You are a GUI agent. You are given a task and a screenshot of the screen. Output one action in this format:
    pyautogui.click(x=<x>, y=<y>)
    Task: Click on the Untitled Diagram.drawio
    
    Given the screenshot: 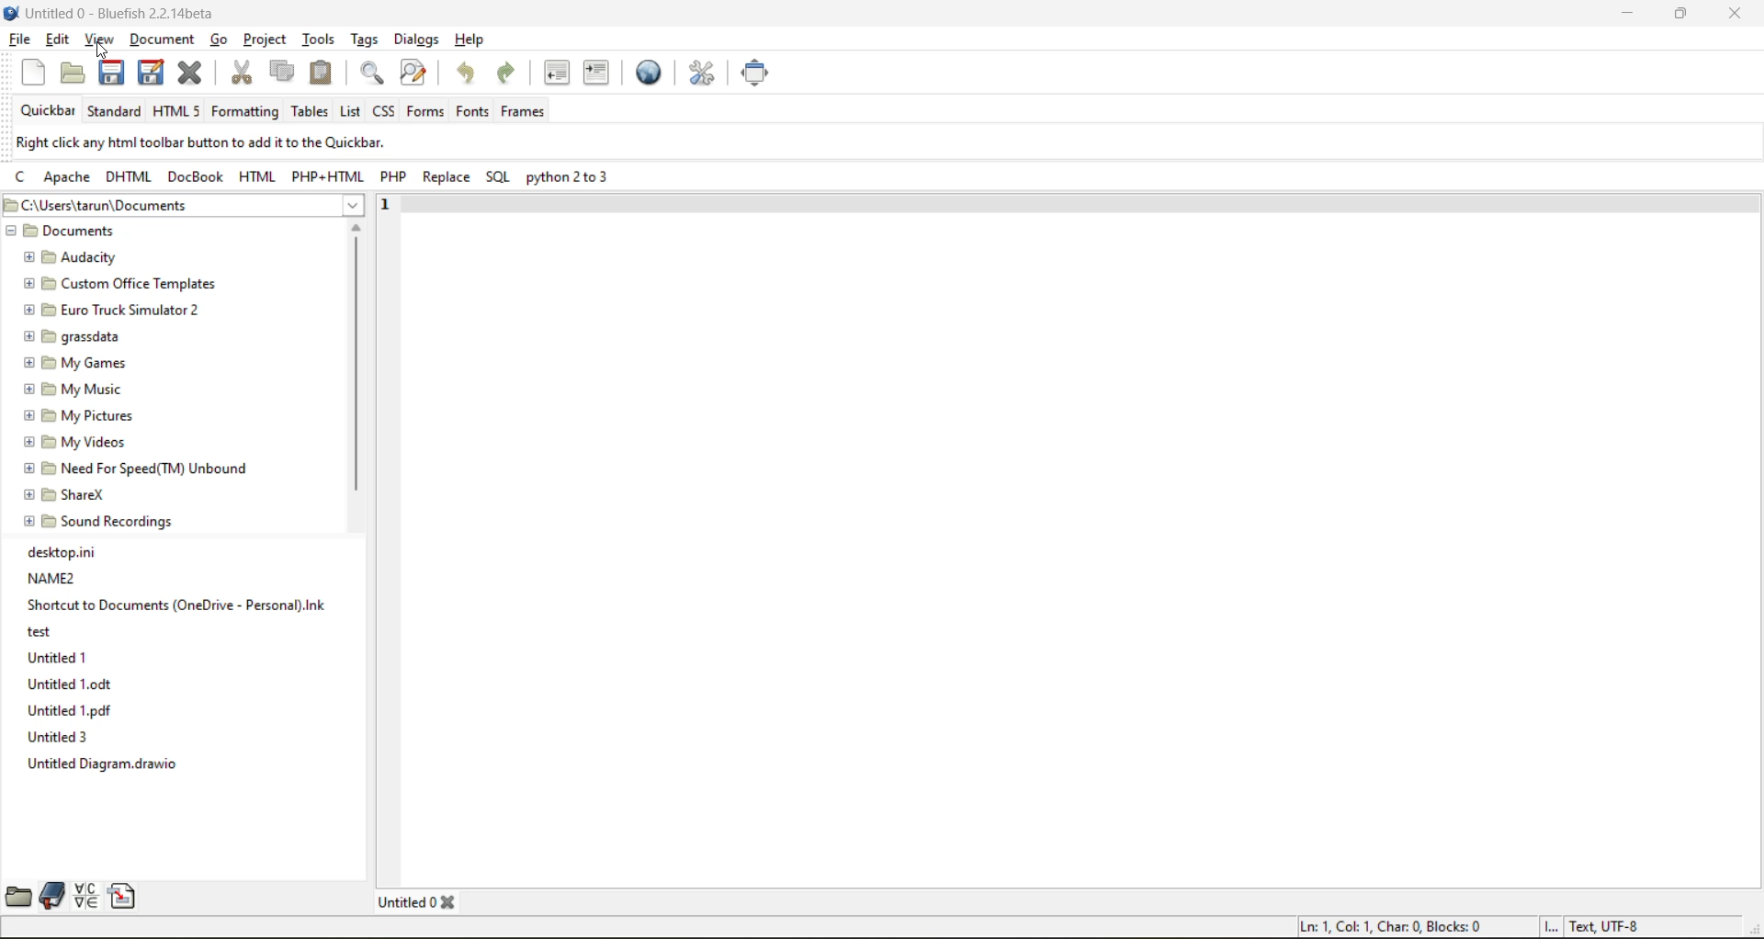 What is the action you would take?
    pyautogui.click(x=107, y=768)
    